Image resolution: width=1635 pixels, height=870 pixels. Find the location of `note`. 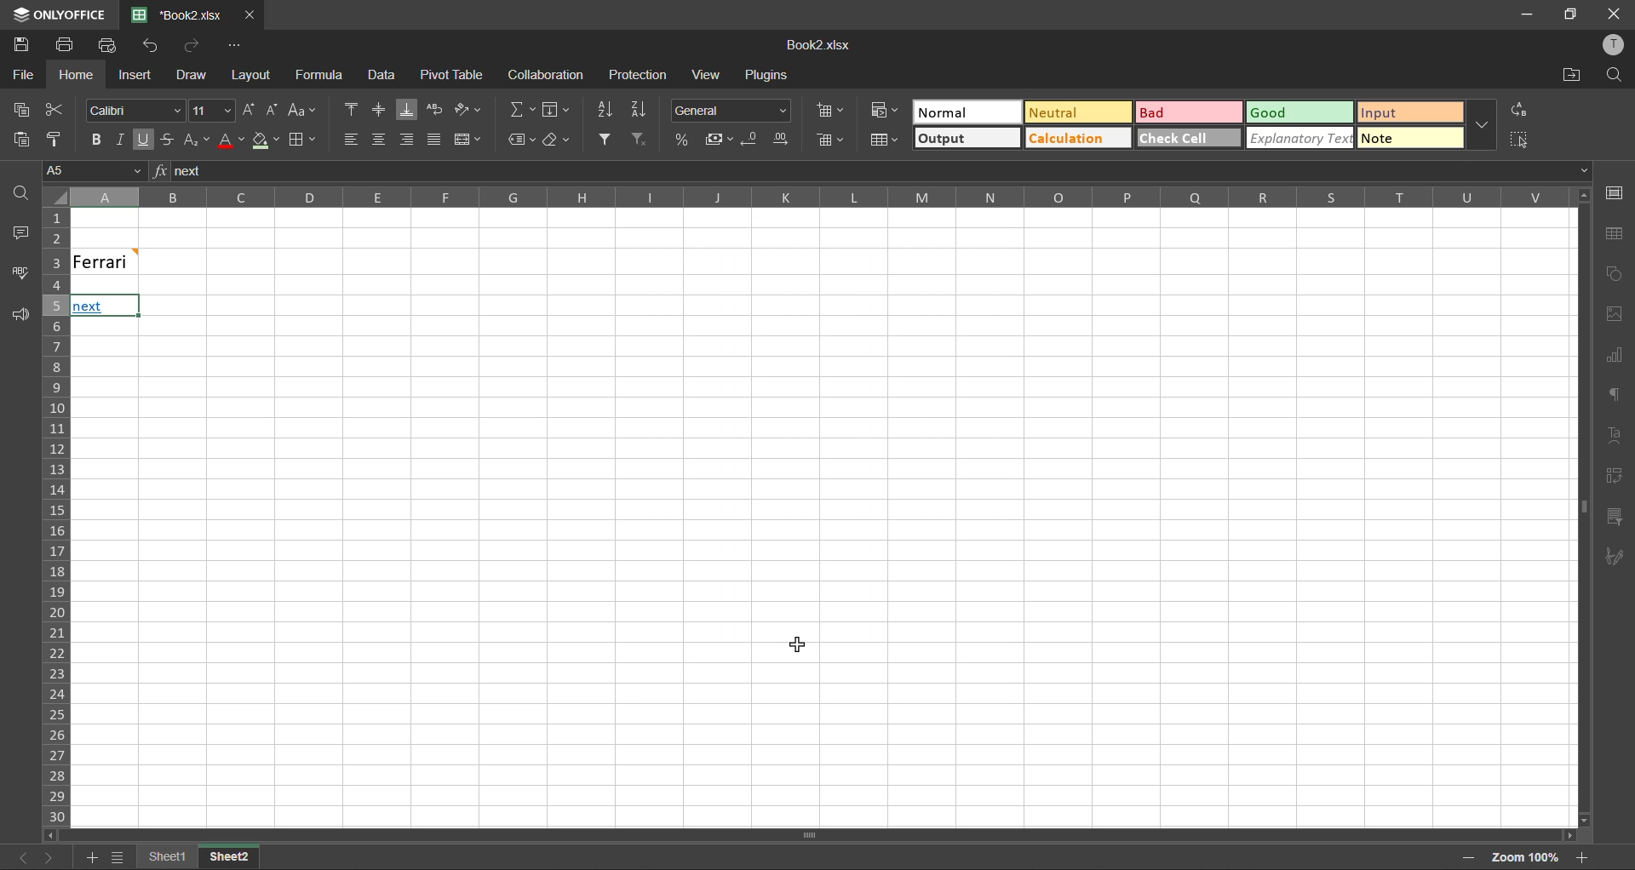

note is located at coordinates (1399, 140).